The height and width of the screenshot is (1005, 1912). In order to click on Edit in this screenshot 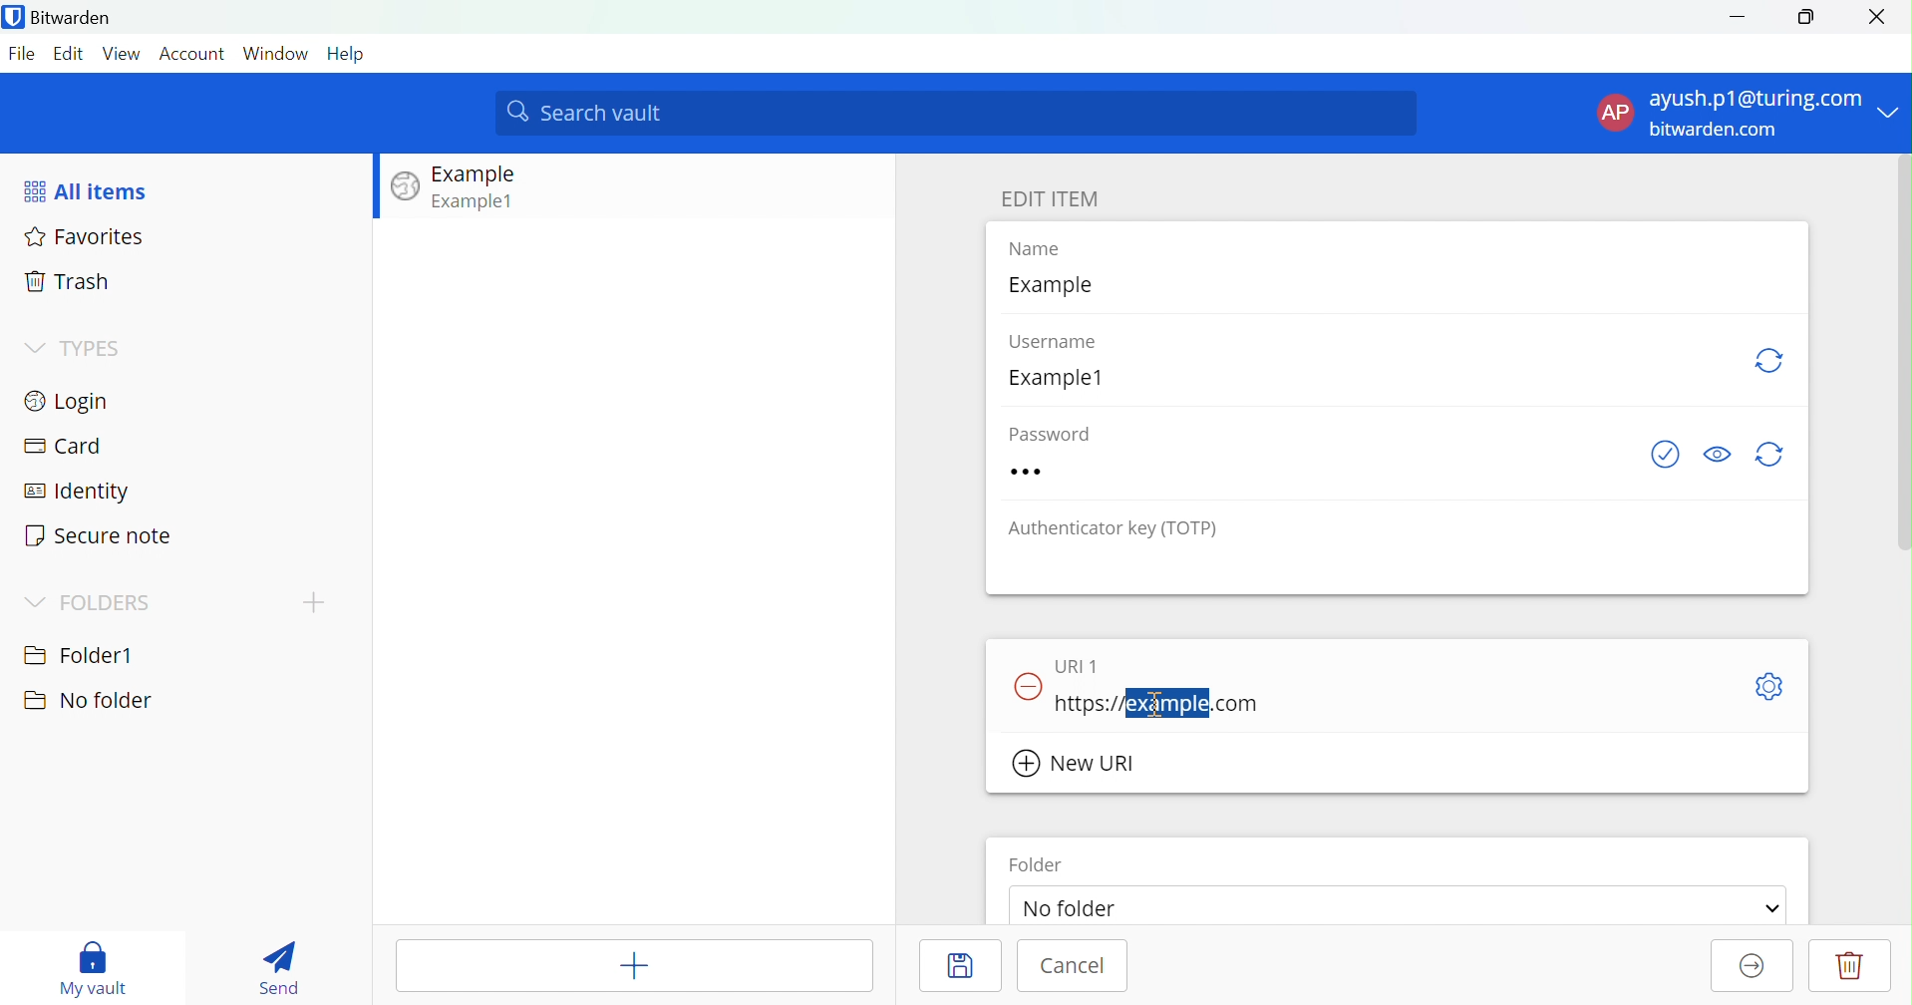, I will do `click(71, 53)`.